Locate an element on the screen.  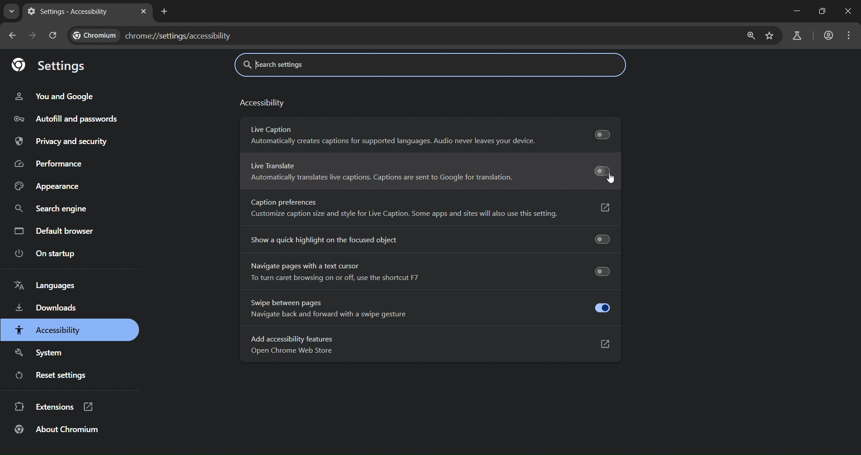
close tab is located at coordinates (143, 13).